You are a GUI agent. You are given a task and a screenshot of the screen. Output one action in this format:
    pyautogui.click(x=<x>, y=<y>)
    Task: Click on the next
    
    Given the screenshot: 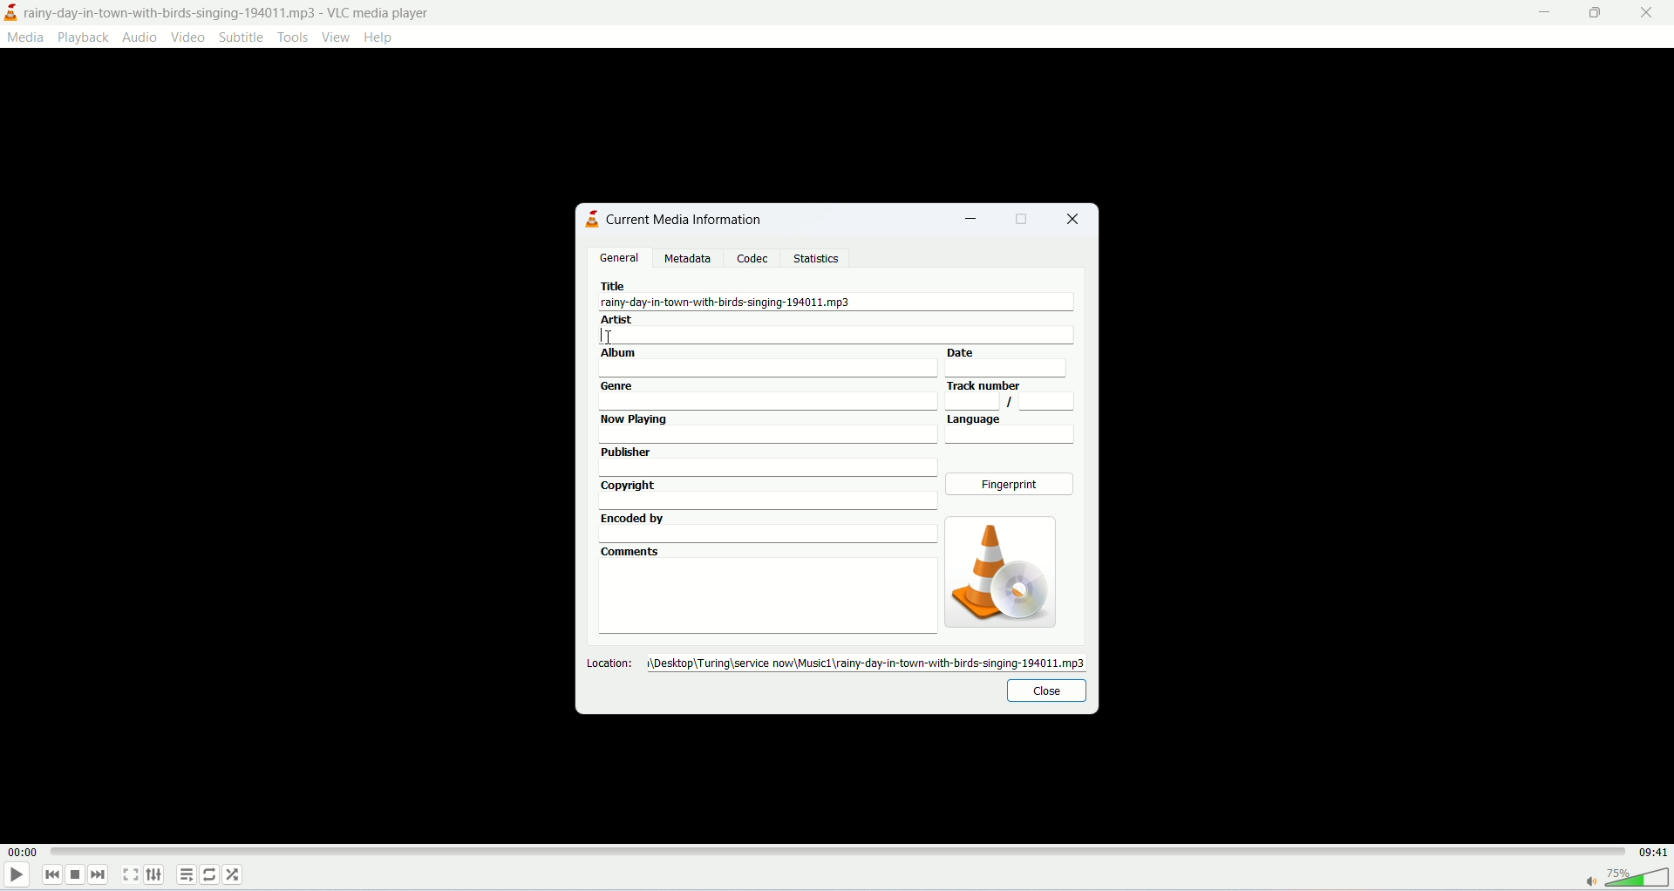 What is the action you would take?
    pyautogui.click(x=102, y=876)
    